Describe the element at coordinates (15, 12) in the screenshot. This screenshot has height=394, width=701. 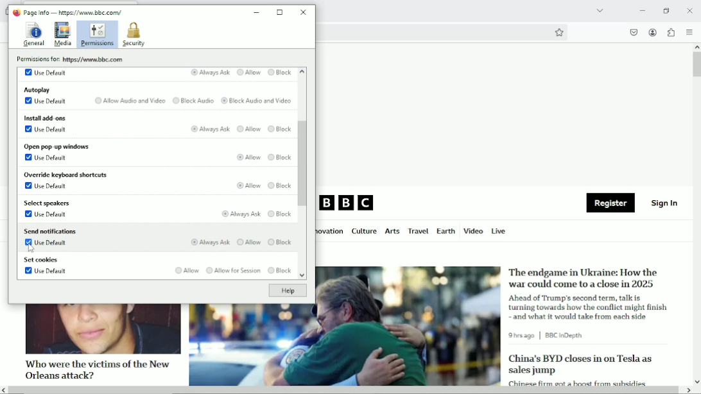
I see `logo` at that location.